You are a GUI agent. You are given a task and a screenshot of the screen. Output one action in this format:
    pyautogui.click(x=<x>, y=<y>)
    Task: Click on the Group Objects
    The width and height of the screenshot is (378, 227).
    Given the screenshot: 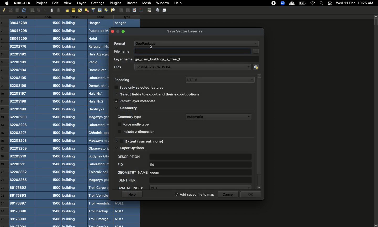 What is the action you would take?
    pyautogui.click(x=121, y=10)
    